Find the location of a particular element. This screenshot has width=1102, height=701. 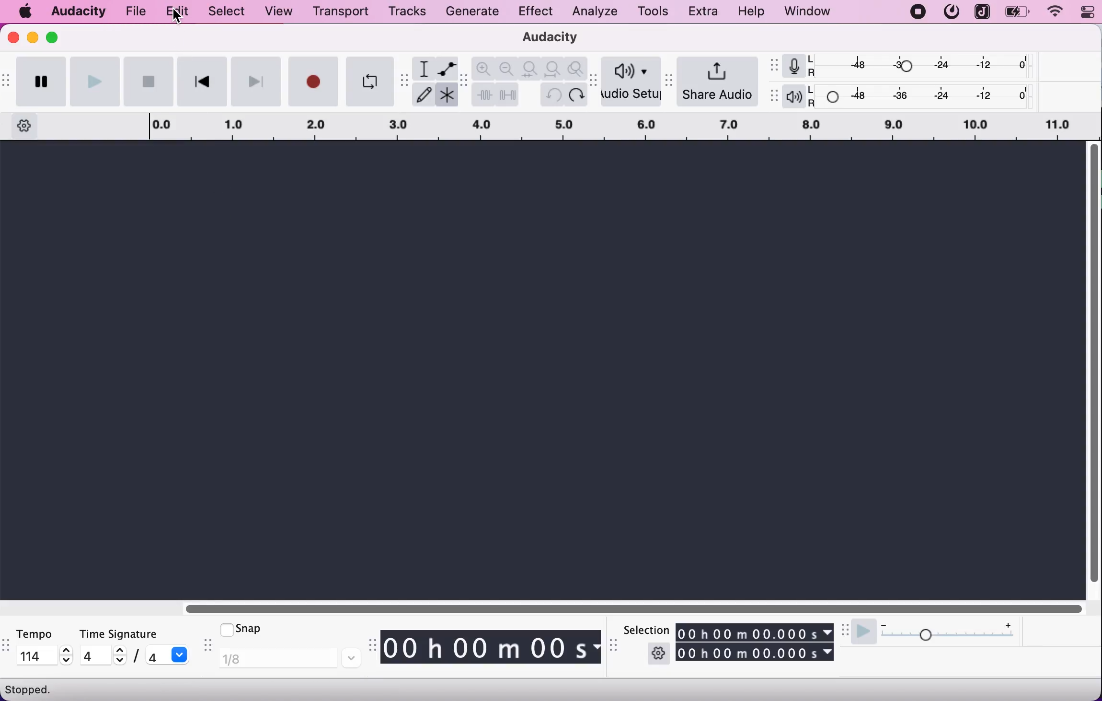

selection is located at coordinates (645, 630).